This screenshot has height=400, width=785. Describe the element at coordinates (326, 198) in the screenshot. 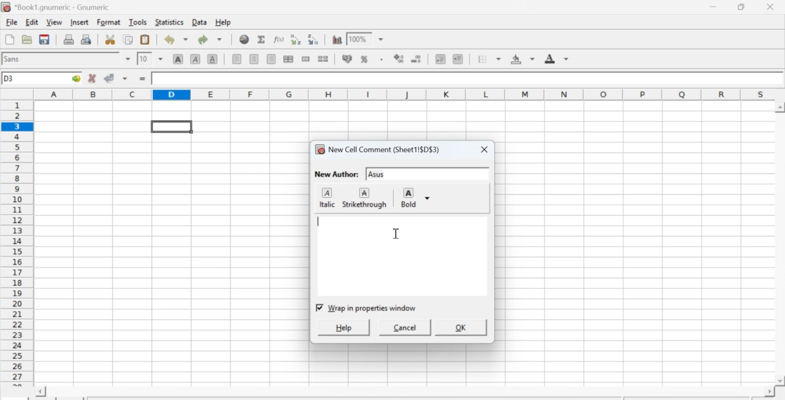

I see `italic` at that location.